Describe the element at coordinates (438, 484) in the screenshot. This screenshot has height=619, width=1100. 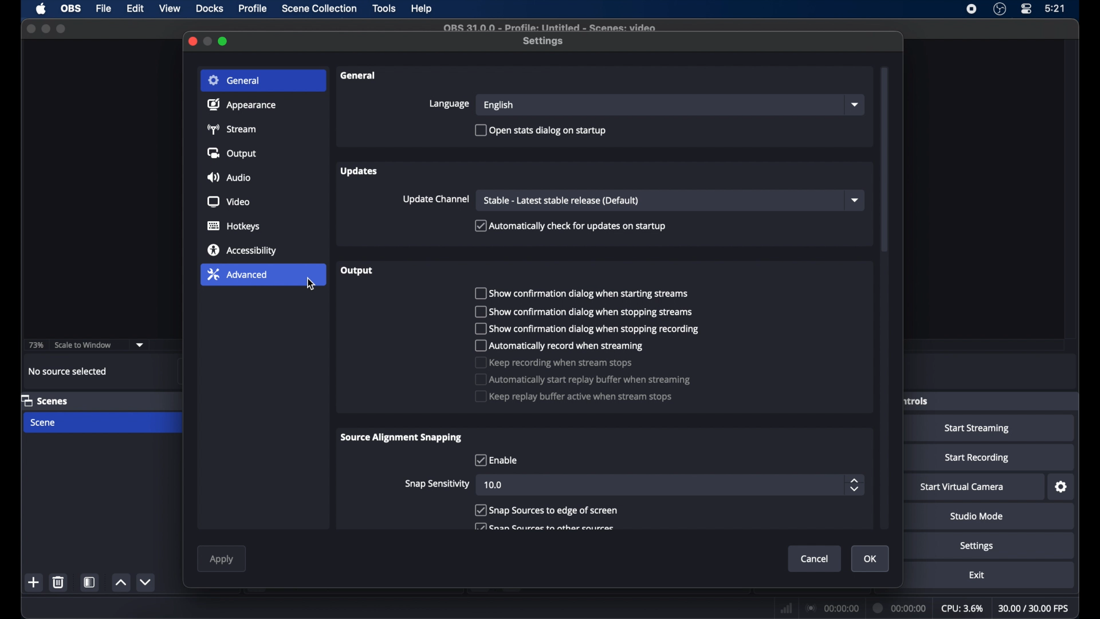
I see `snap sensitivity` at that location.